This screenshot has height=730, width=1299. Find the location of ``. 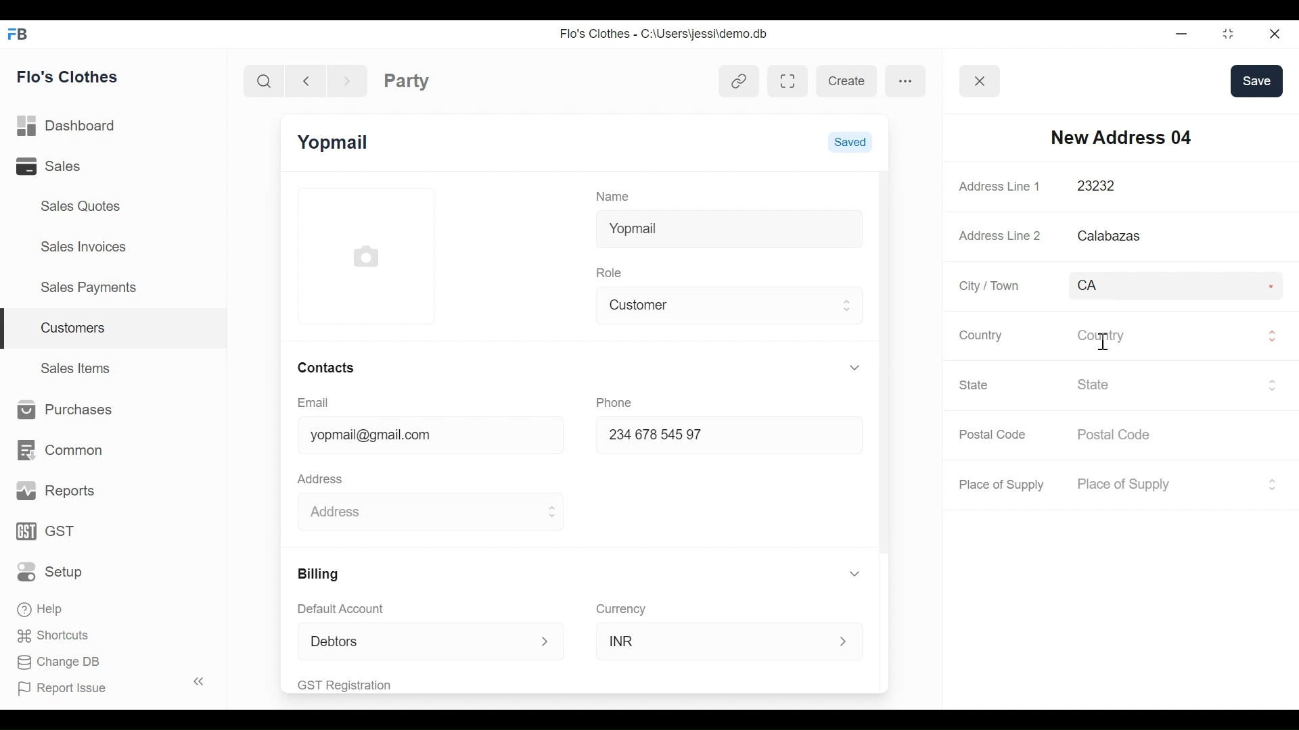

 is located at coordinates (980, 81).